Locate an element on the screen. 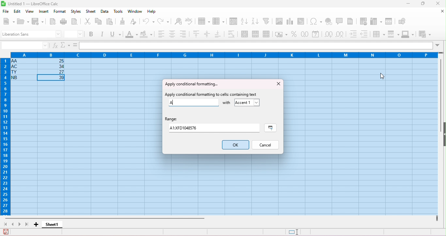 The width and height of the screenshot is (446, 236). spelling is located at coordinates (190, 21).